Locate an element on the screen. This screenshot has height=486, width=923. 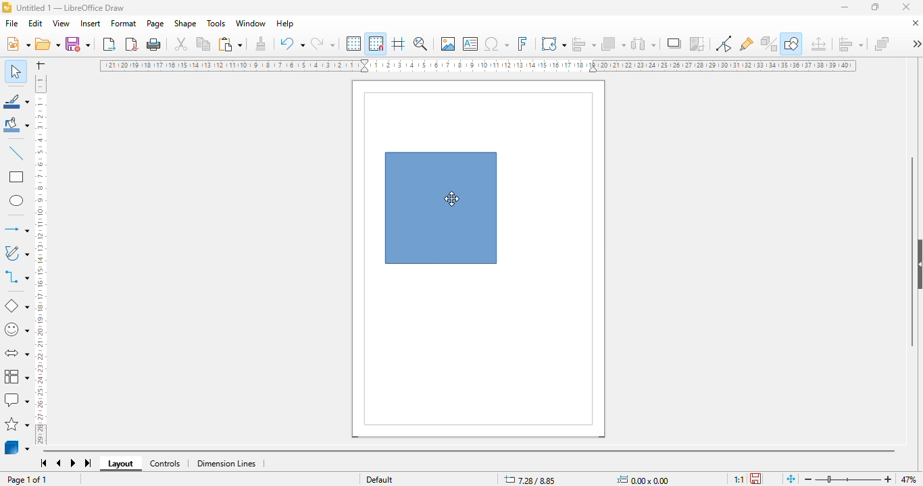
insert special characters is located at coordinates (497, 44).